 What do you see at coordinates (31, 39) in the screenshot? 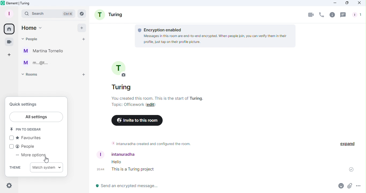
I see `People` at bounding box center [31, 39].